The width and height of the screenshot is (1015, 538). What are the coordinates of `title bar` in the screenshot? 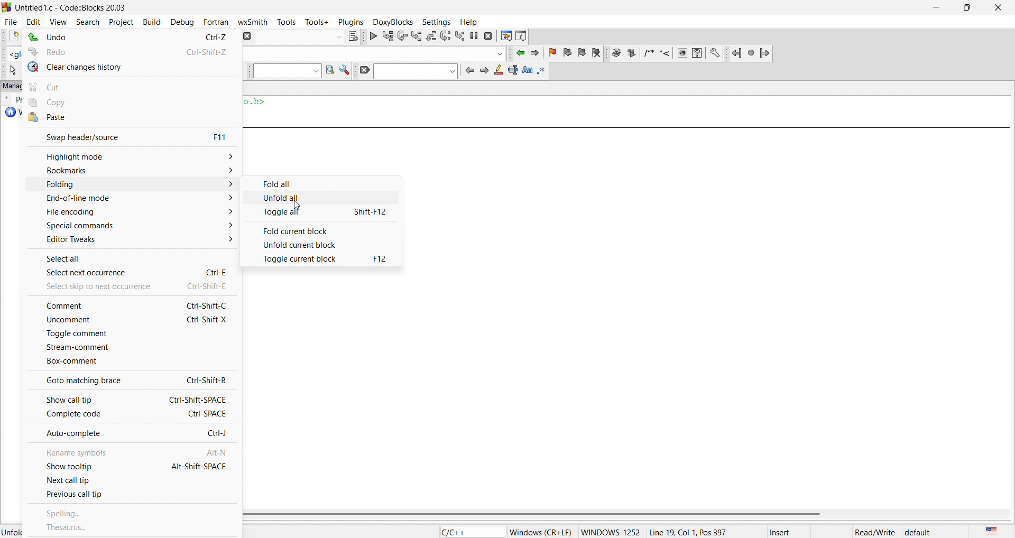 It's located at (74, 8).